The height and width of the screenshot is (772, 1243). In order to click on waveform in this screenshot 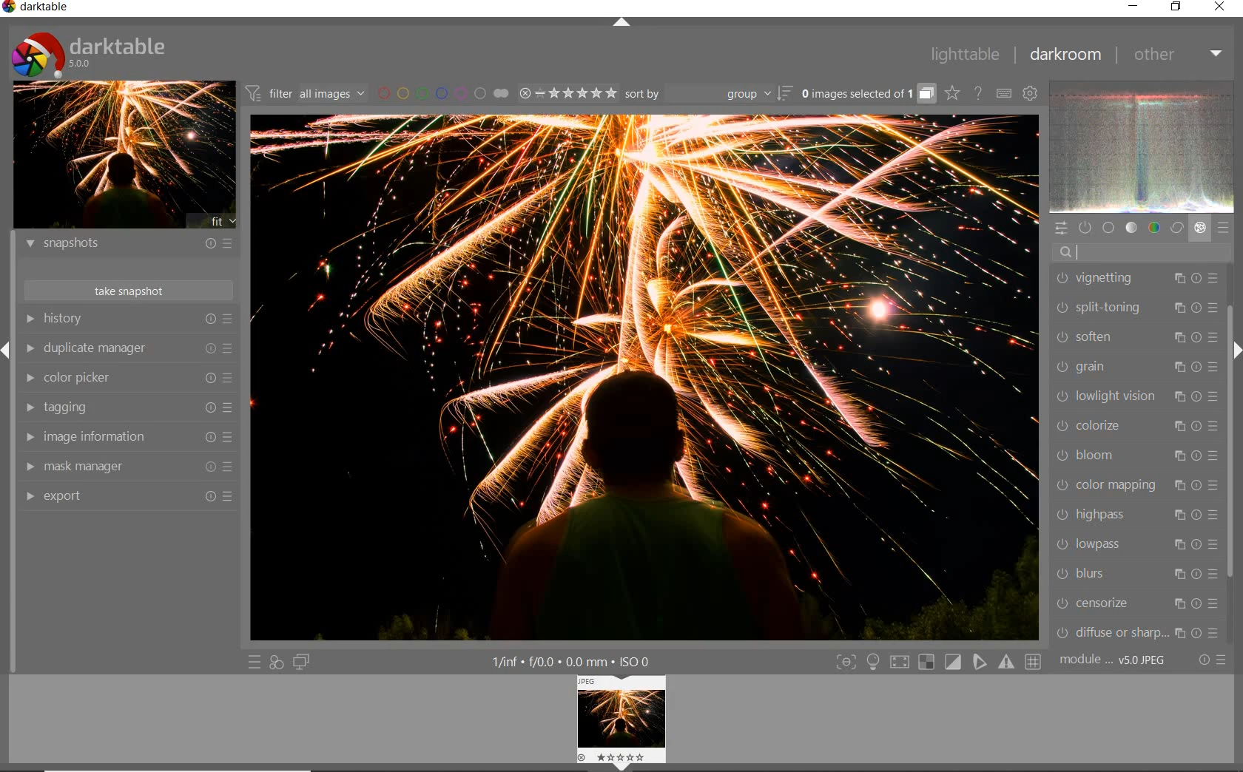, I will do `click(1143, 146)`.